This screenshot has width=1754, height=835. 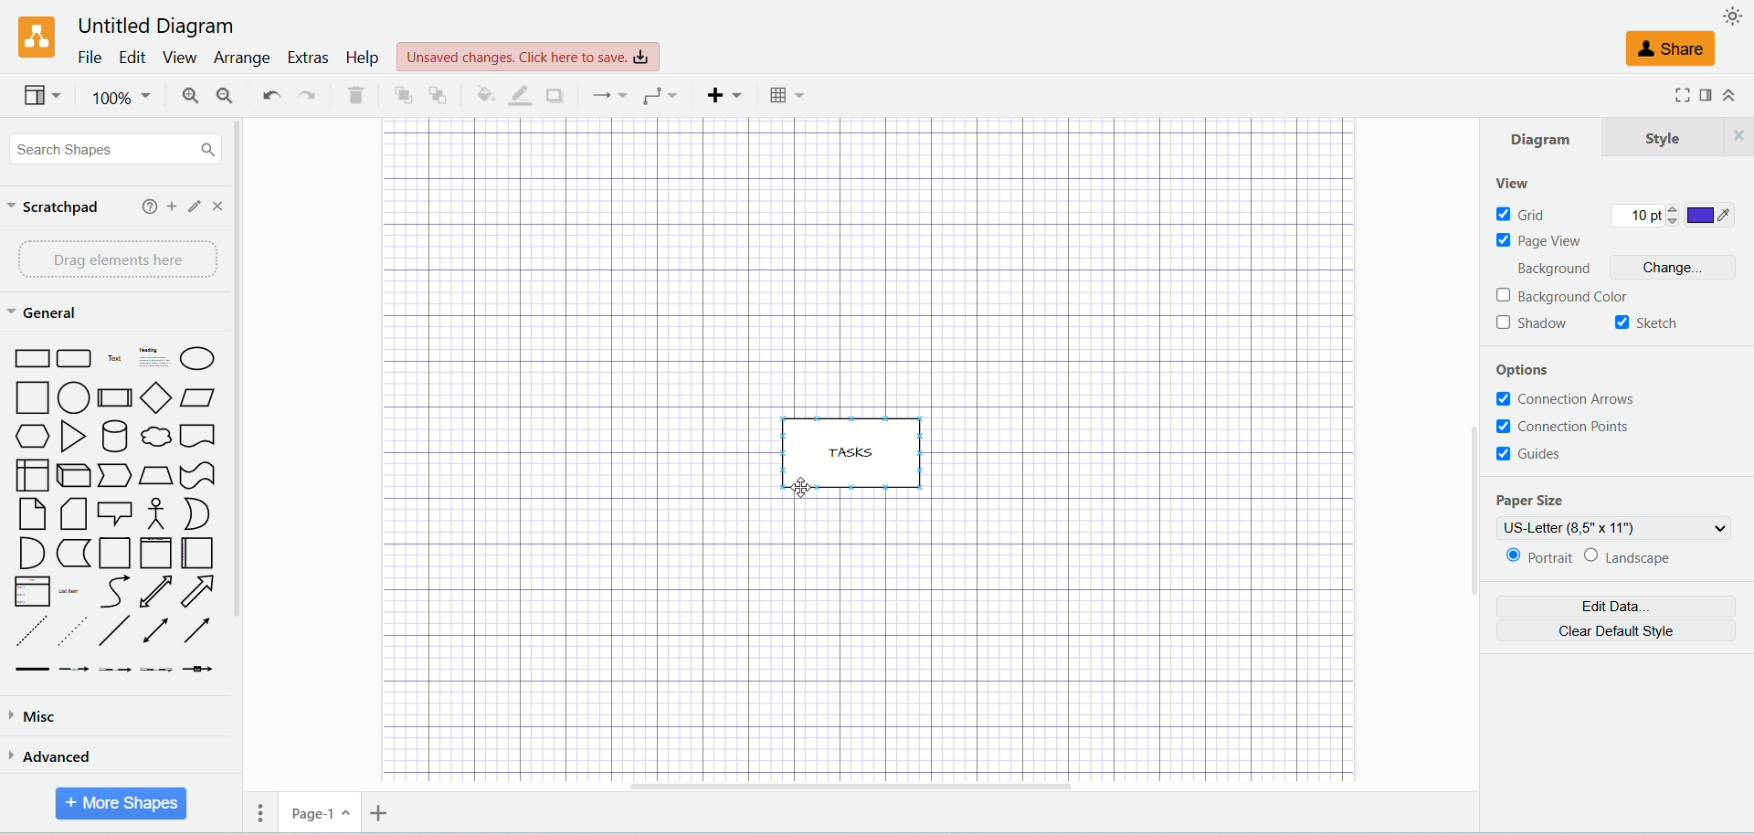 What do you see at coordinates (155, 553) in the screenshot?
I see `Vertical Container` at bounding box center [155, 553].